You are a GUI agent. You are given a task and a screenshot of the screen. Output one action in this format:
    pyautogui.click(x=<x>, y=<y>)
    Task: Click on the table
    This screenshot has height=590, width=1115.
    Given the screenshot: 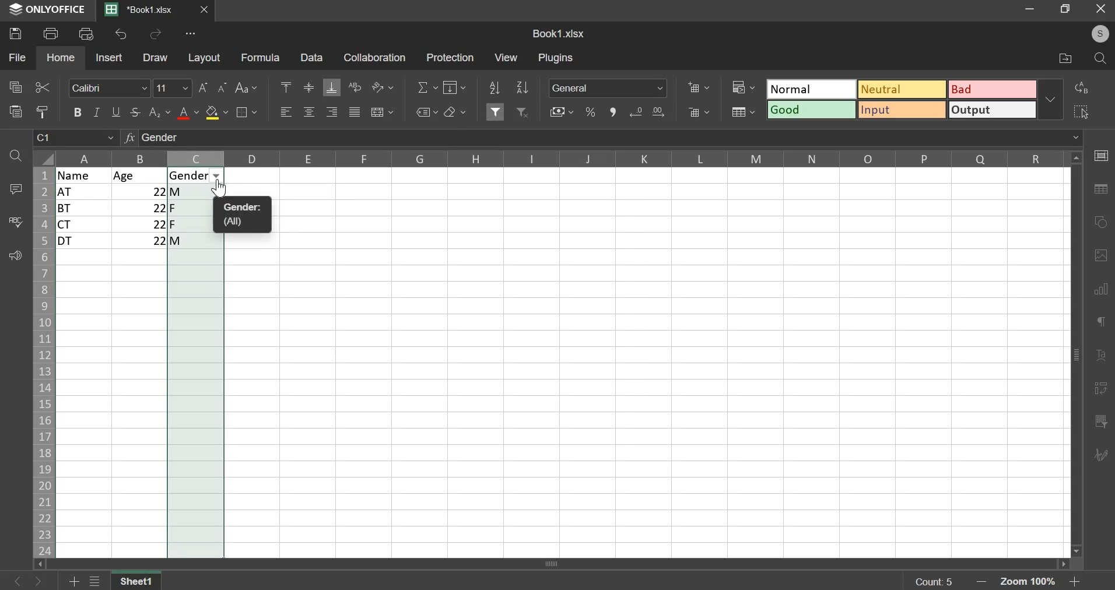 What is the action you would take?
    pyautogui.click(x=1099, y=190)
    